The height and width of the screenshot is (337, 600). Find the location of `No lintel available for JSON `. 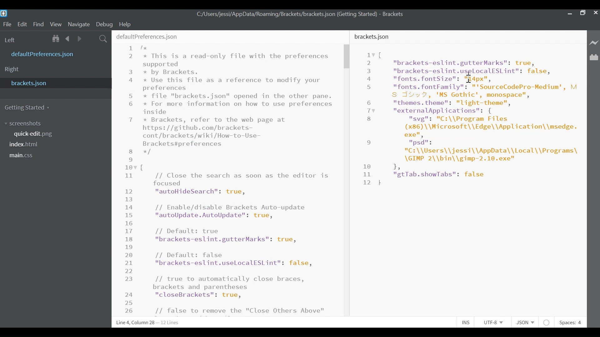

No lintel available for JSON  is located at coordinates (547, 321).